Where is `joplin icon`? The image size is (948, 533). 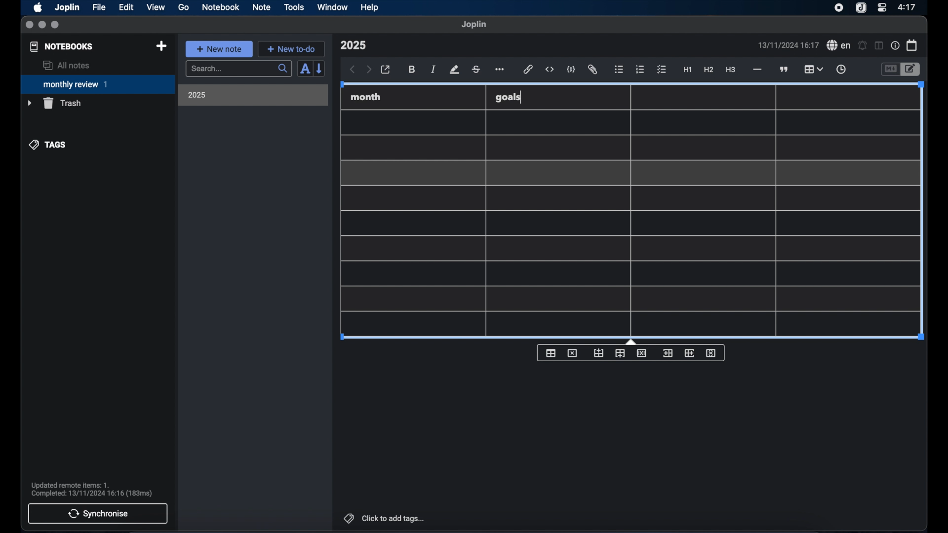
joplin icon is located at coordinates (860, 8).